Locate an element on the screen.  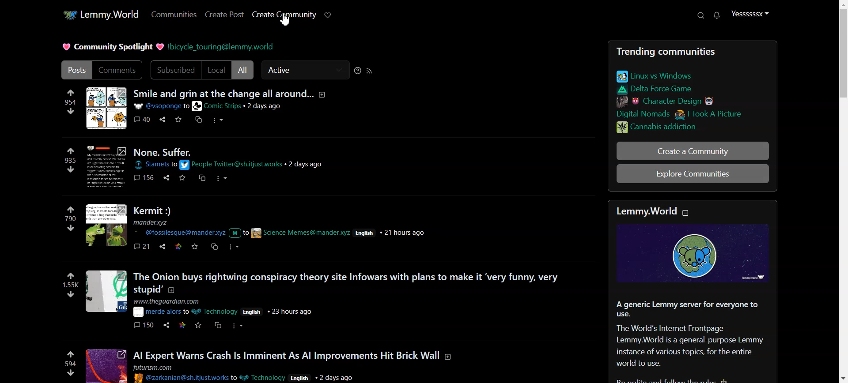
Active is located at coordinates (300, 70).